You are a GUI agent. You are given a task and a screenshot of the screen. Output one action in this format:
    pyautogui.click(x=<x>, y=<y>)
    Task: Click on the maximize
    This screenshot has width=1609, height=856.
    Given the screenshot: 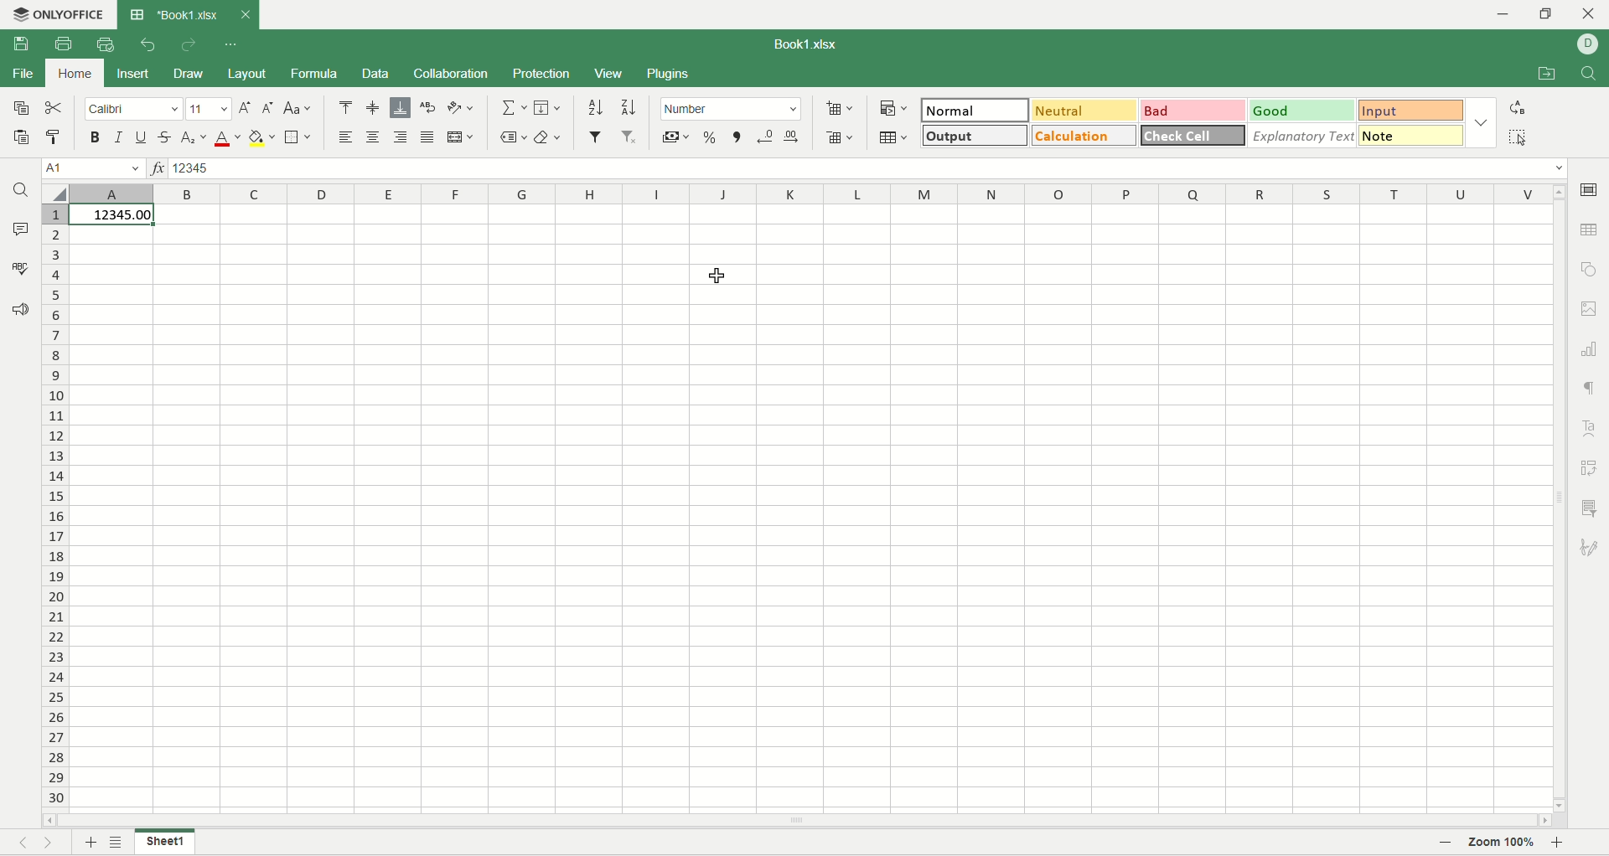 What is the action you would take?
    pyautogui.click(x=1550, y=15)
    